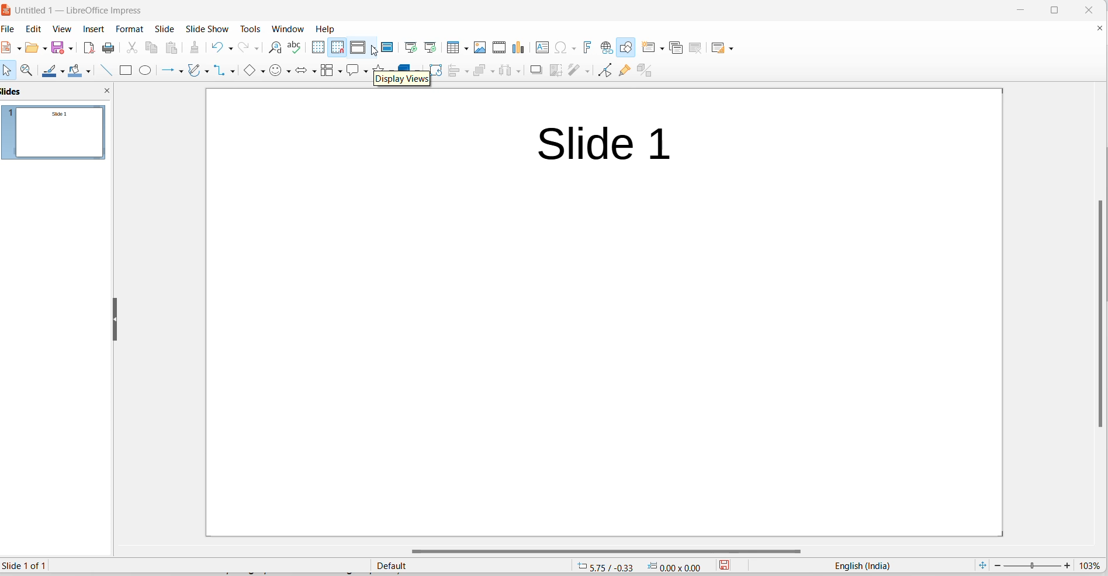 The width and height of the screenshot is (1108, 576). What do you see at coordinates (58, 136) in the screenshot?
I see `slides` at bounding box center [58, 136].